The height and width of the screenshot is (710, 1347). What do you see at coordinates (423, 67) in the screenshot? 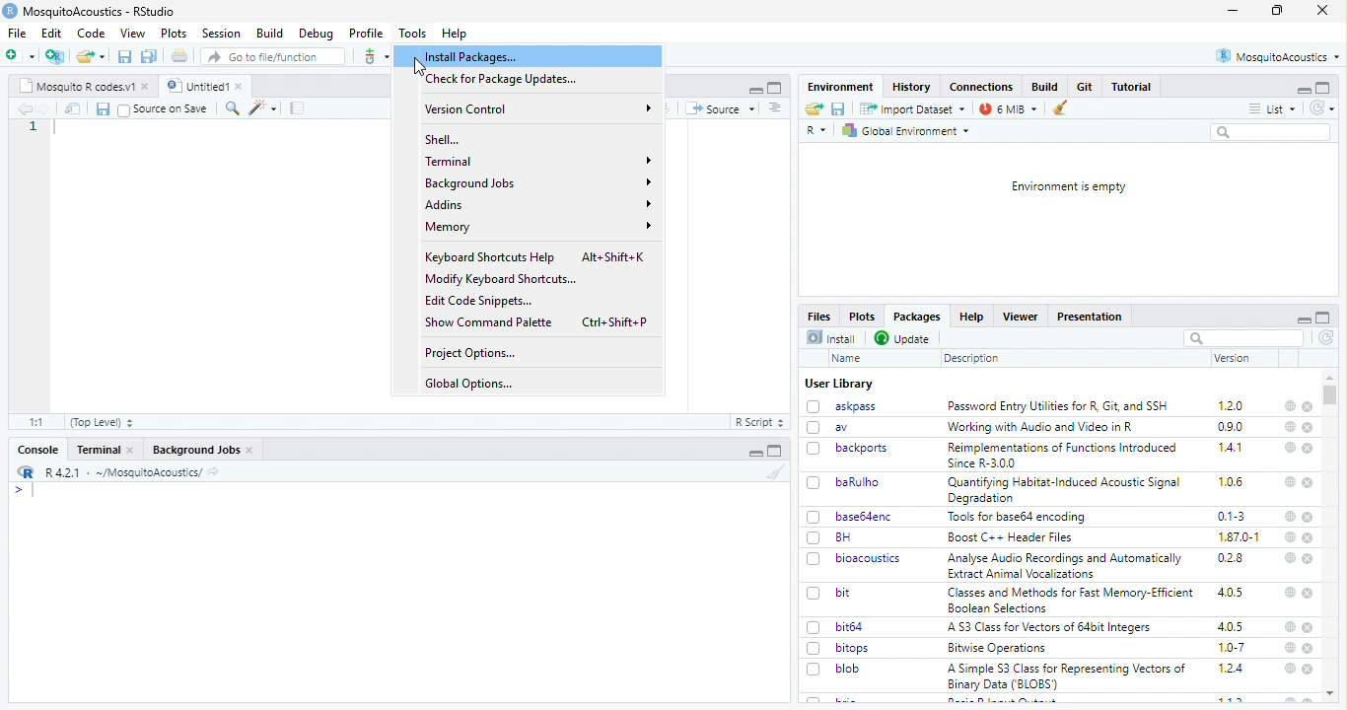
I see `cursor` at bounding box center [423, 67].